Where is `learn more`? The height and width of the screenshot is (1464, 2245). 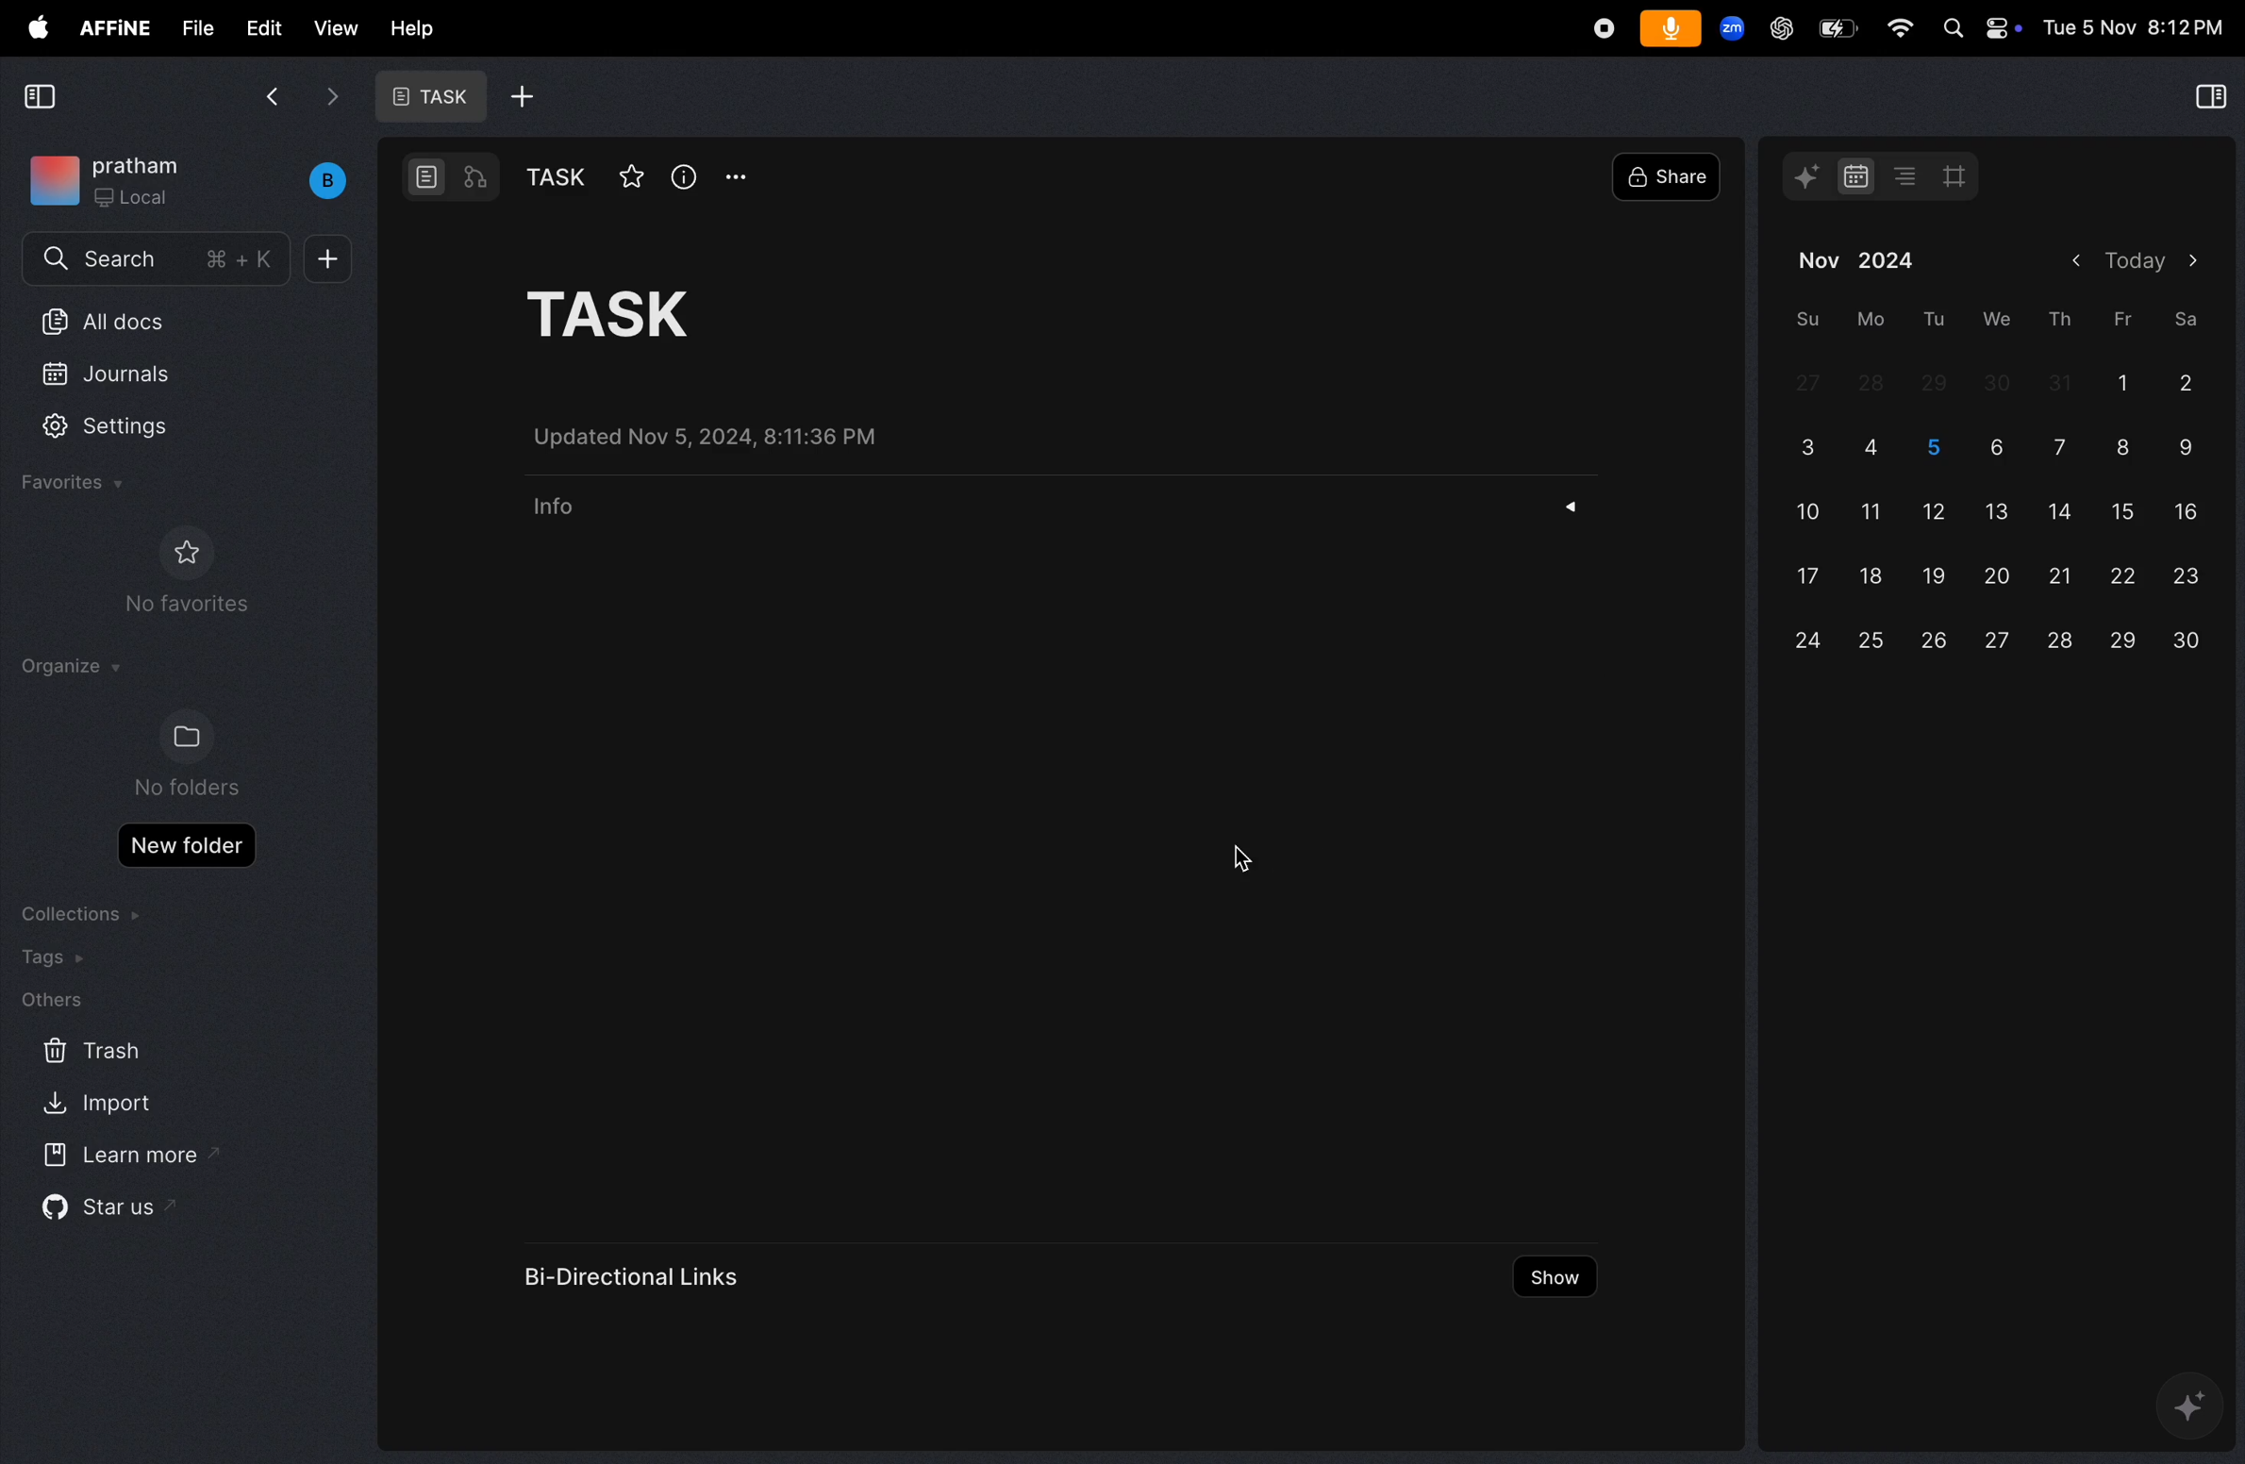 learn more is located at coordinates (125, 1156).